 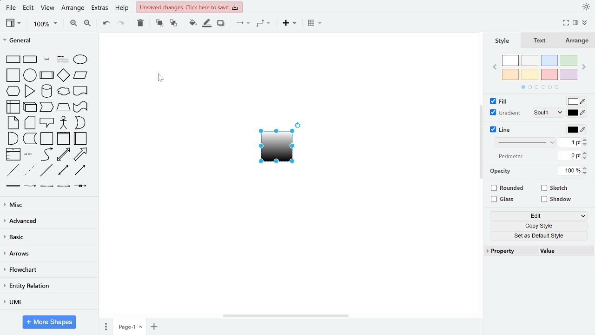 What do you see at coordinates (29, 154) in the screenshot?
I see `general shapes` at bounding box center [29, 154].